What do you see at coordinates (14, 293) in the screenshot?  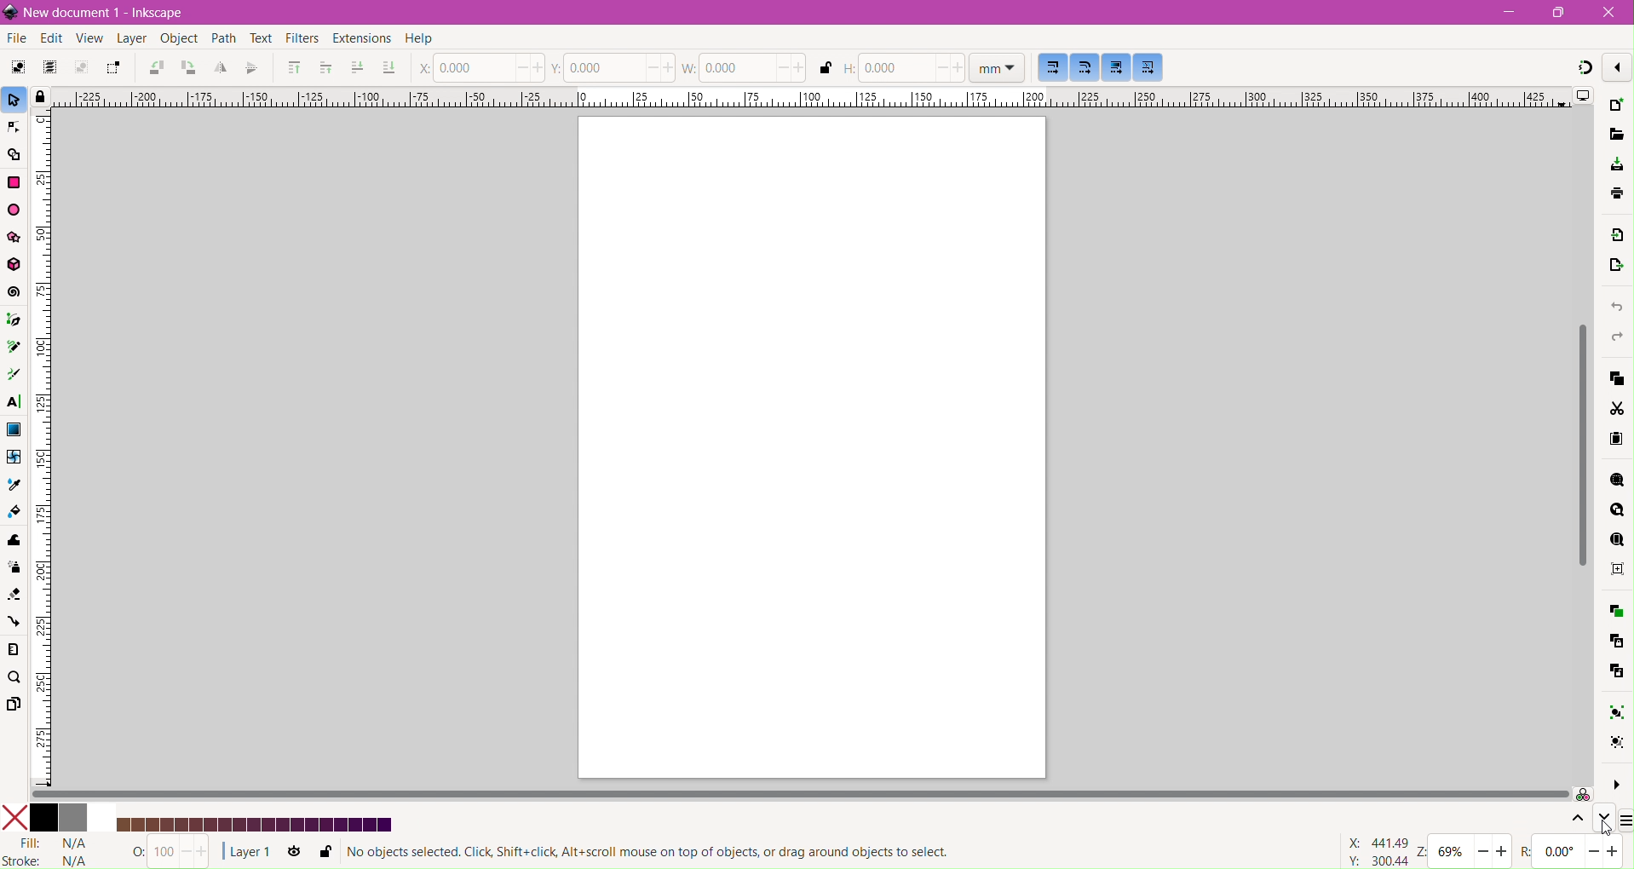 I see `Spiral Tool` at bounding box center [14, 293].